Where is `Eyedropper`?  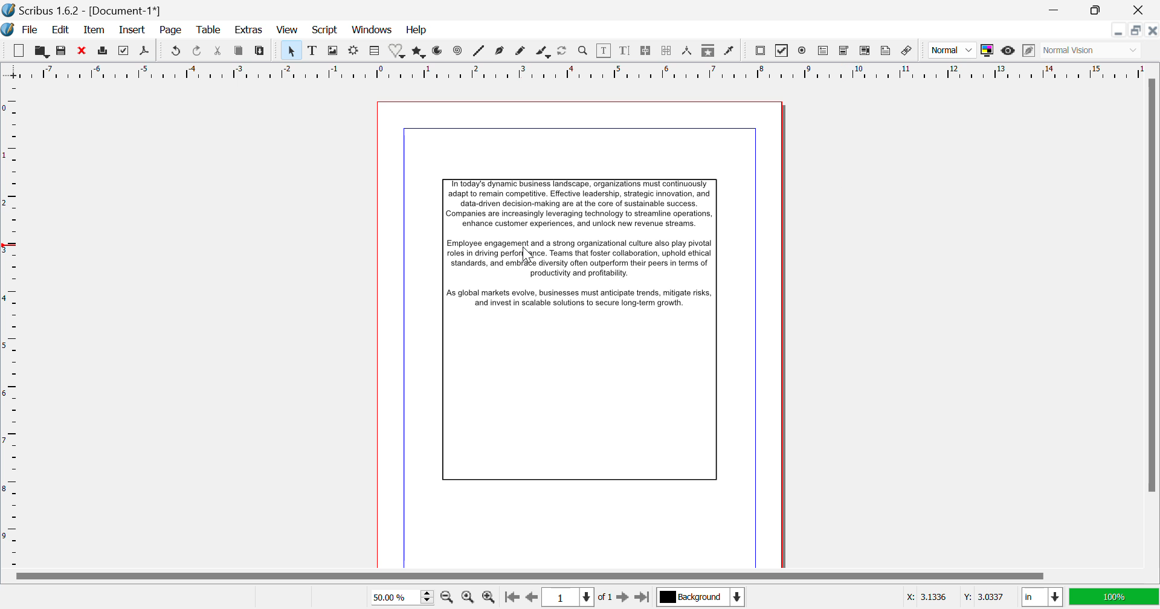 Eyedropper is located at coordinates (731, 52).